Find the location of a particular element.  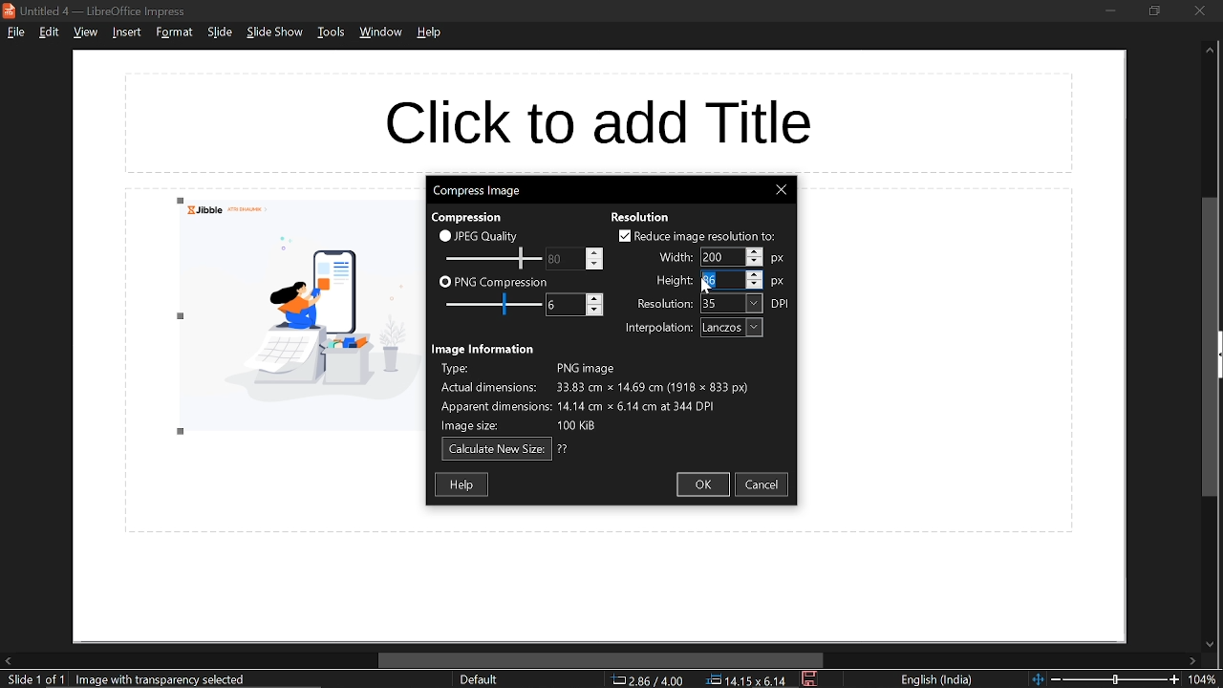

JPEG quality is located at coordinates (483, 235).